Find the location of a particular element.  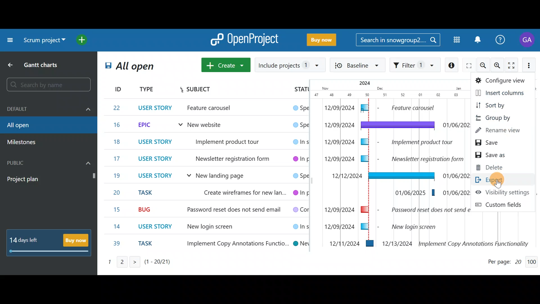

Buy now is located at coordinates (323, 39).